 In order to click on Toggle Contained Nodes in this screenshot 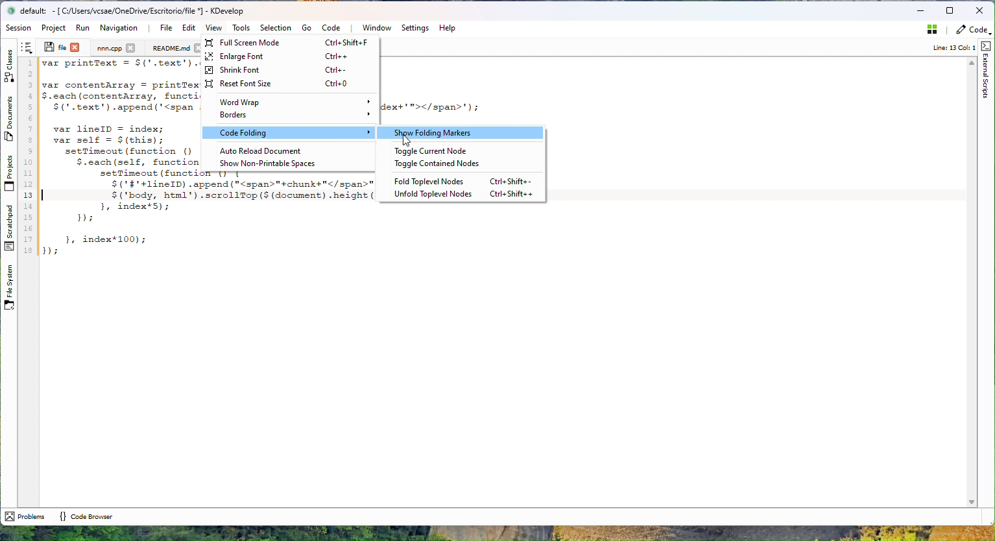, I will do `click(446, 164)`.